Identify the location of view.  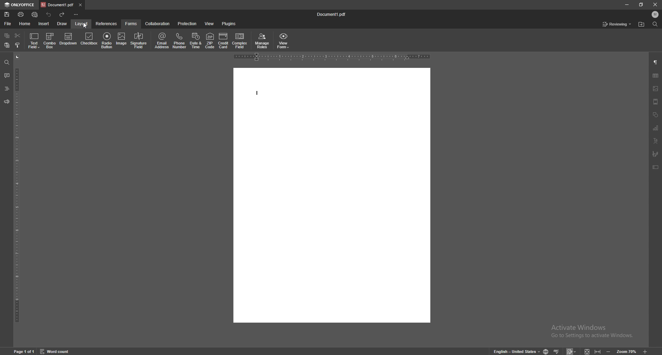
(209, 24).